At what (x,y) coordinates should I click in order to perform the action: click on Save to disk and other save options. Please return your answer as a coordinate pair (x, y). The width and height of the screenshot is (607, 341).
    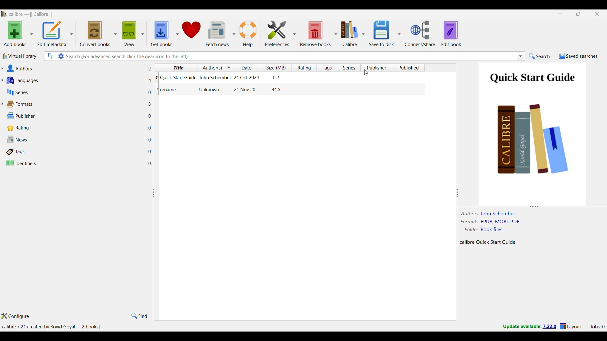
    Looking at the image, I should click on (384, 33).